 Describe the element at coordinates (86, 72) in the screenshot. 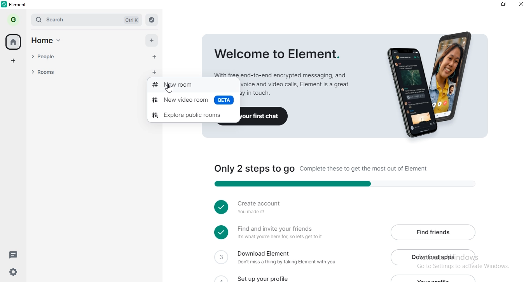

I see `rooms` at that location.